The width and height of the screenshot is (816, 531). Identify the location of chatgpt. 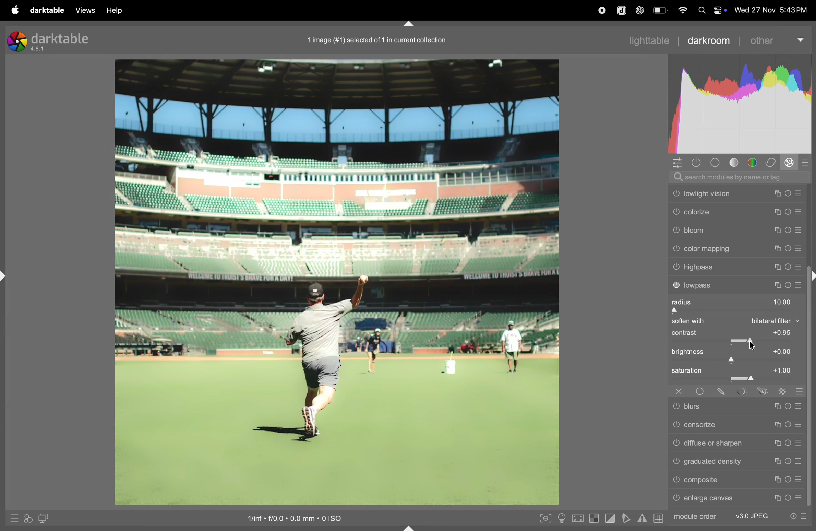
(639, 11).